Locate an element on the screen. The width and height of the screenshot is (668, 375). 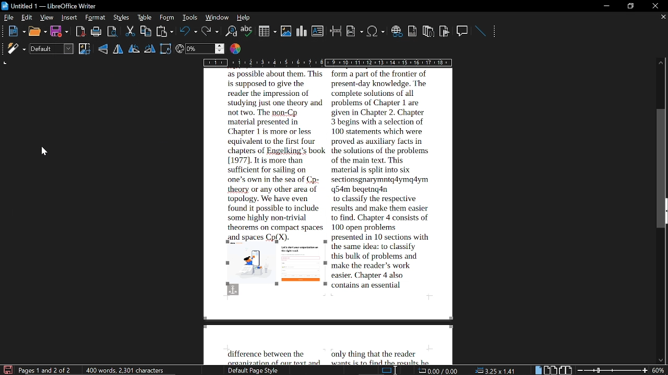
help is located at coordinates (244, 18).